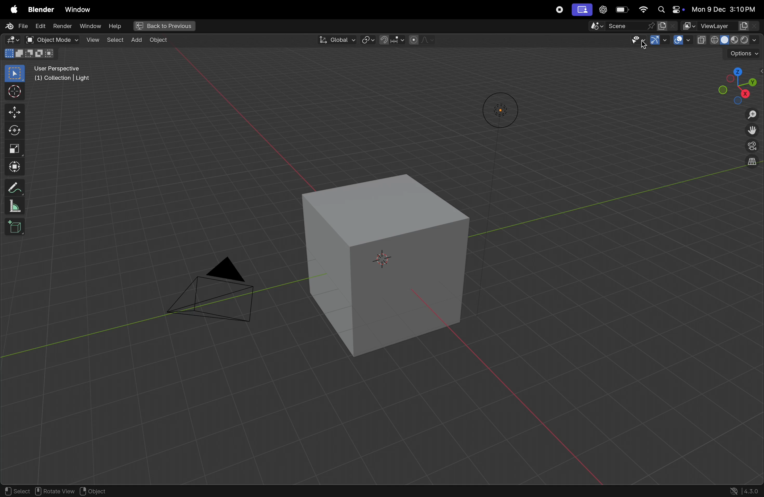 The image size is (764, 497). Describe the element at coordinates (602, 10) in the screenshot. I see `chatgpt` at that location.